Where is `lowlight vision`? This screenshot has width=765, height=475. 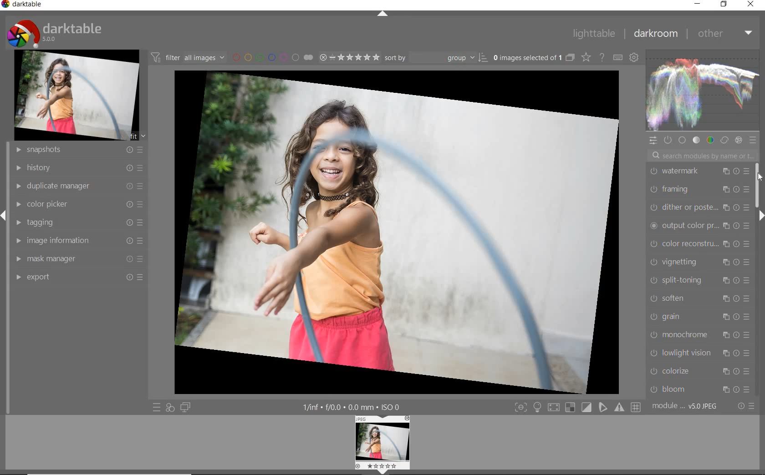 lowlight vision is located at coordinates (700, 353).